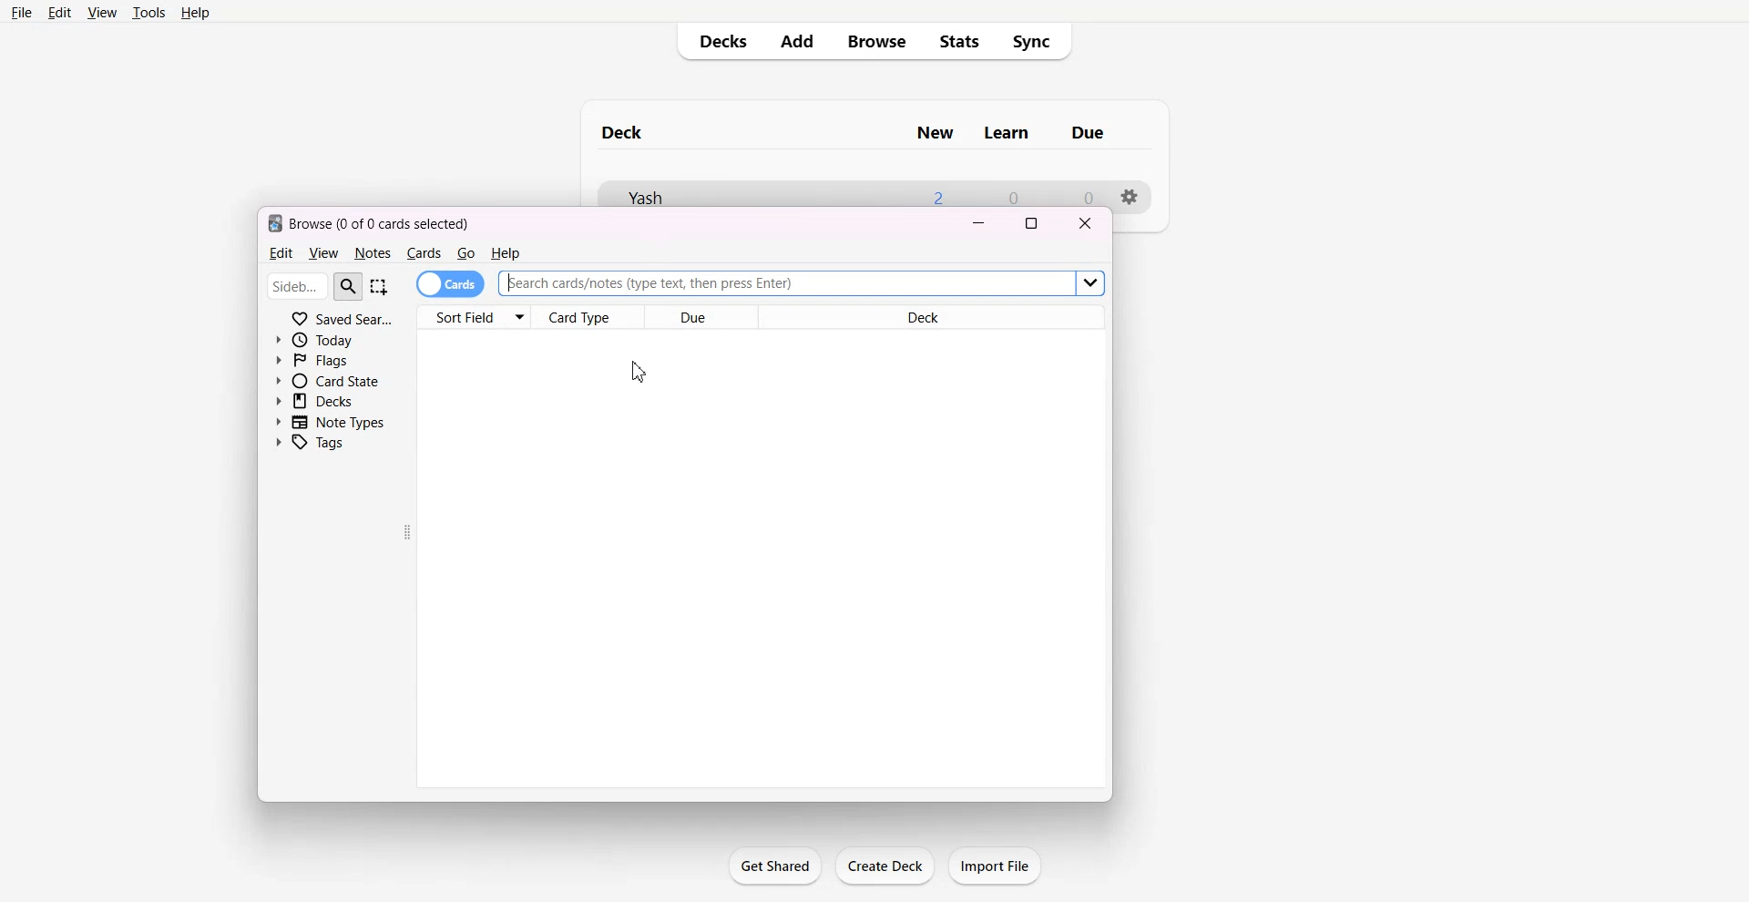 The height and width of the screenshot is (902, 1749). Describe the element at coordinates (995, 866) in the screenshot. I see `Import File` at that location.